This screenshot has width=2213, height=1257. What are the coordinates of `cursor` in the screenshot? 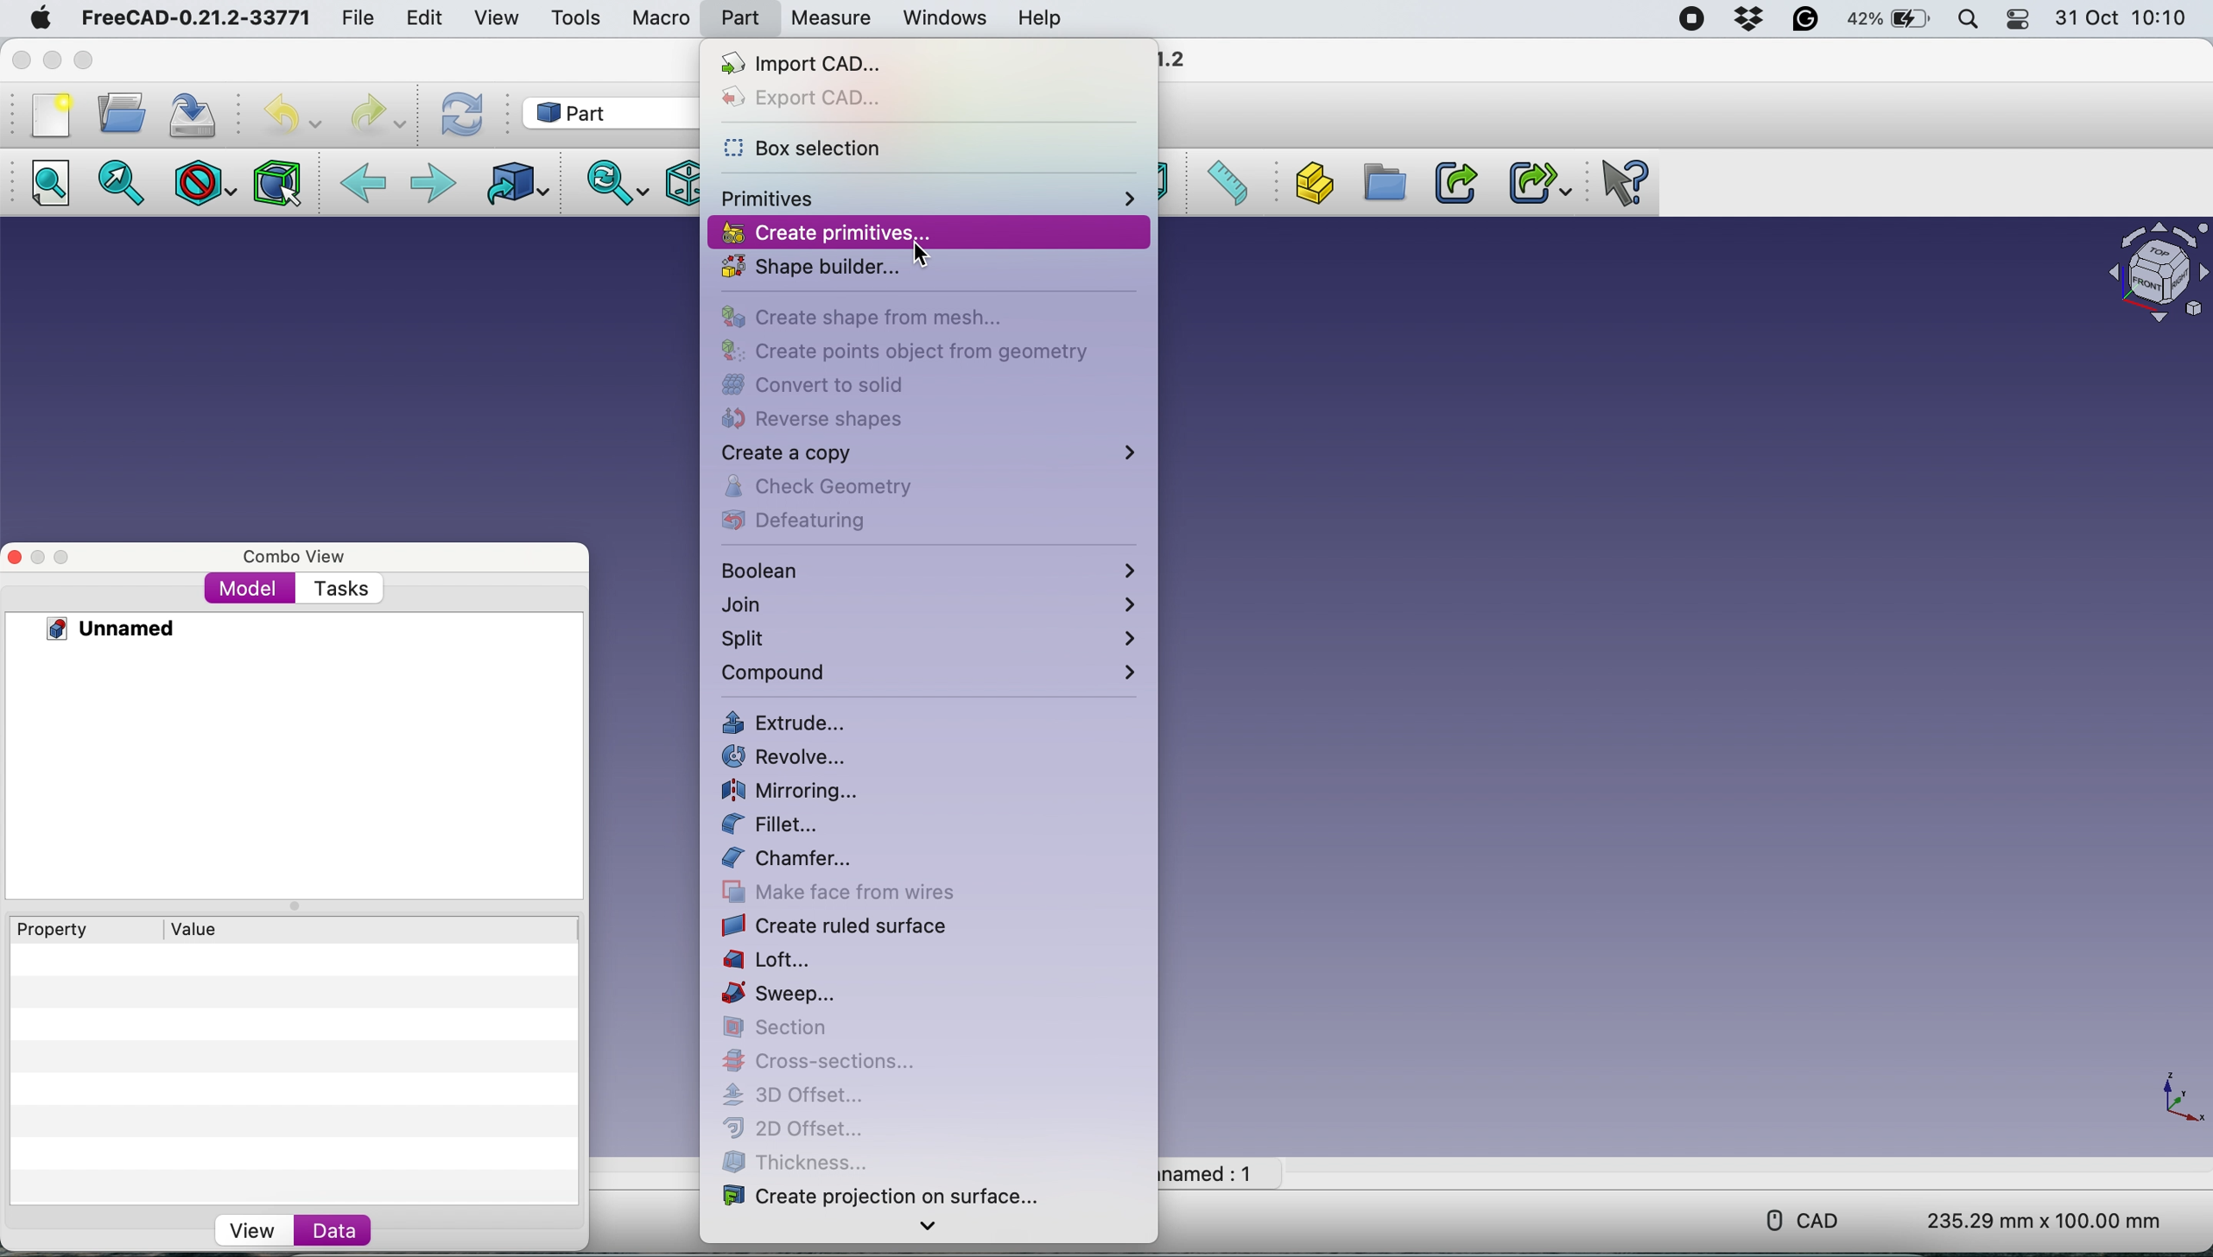 It's located at (923, 259).